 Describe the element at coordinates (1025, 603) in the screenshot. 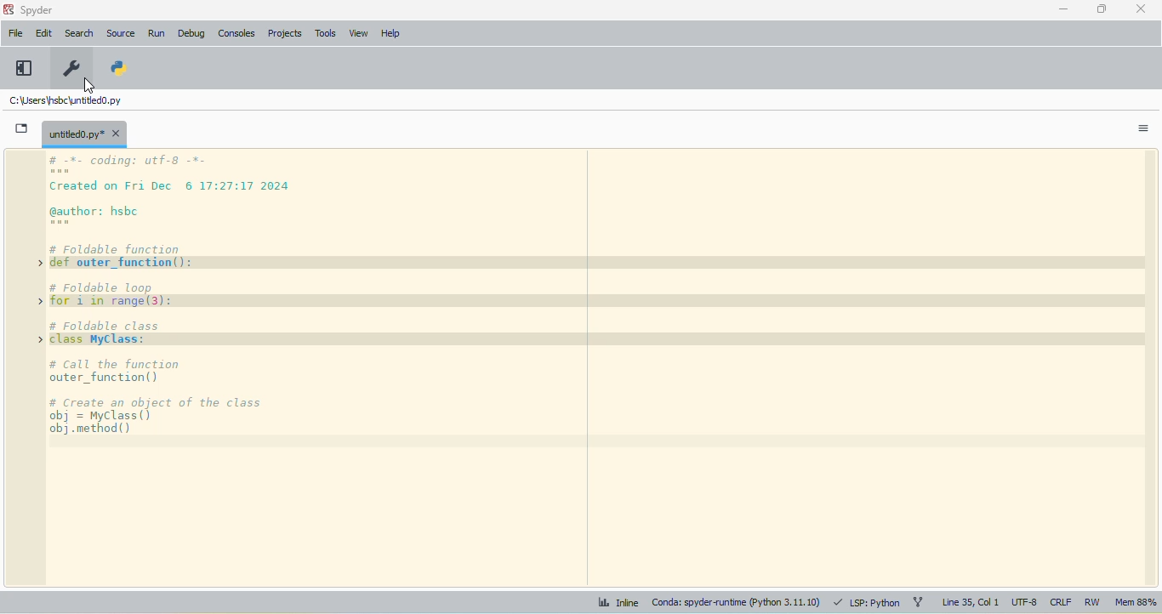

I see `UTF-8` at that location.